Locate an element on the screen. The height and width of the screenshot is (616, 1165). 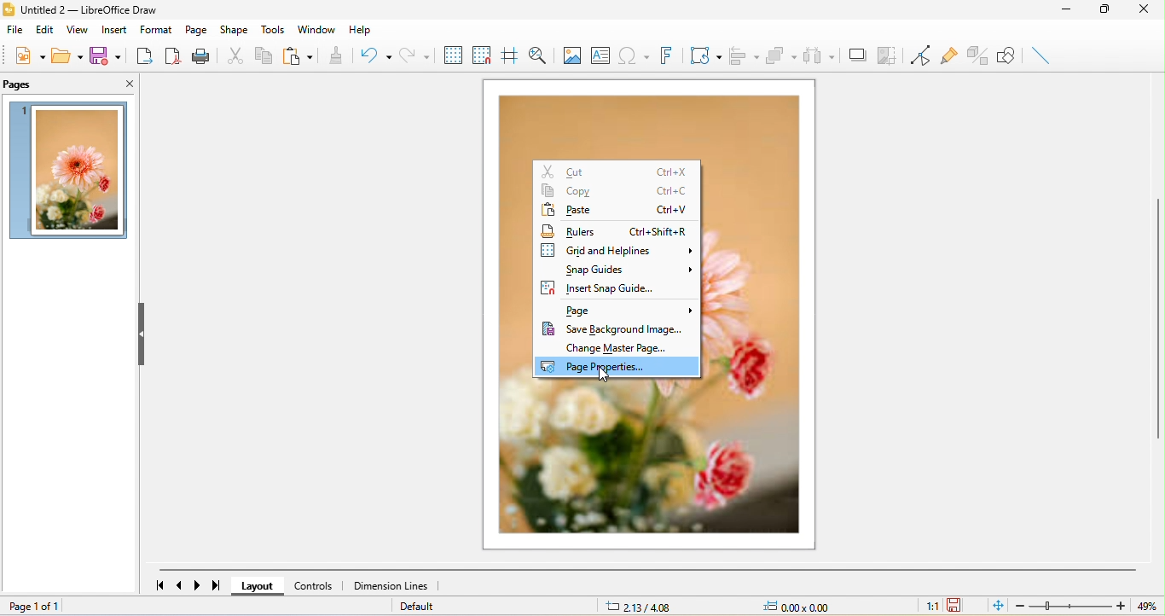
insert snap guide is located at coordinates (612, 285).